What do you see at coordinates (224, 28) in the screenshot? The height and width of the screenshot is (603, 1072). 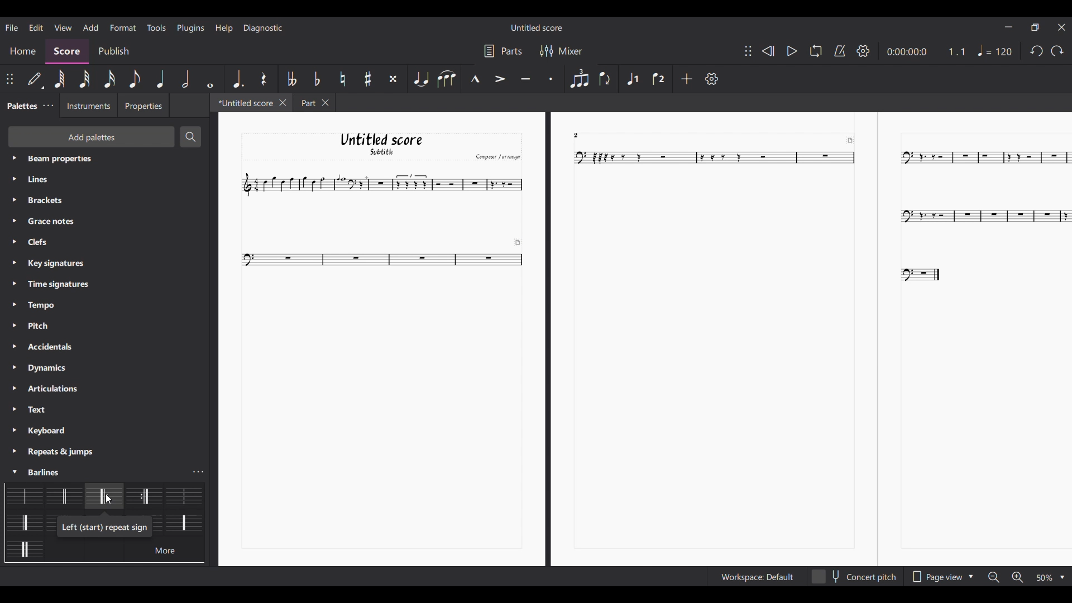 I see `Help menu` at bounding box center [224, 28].